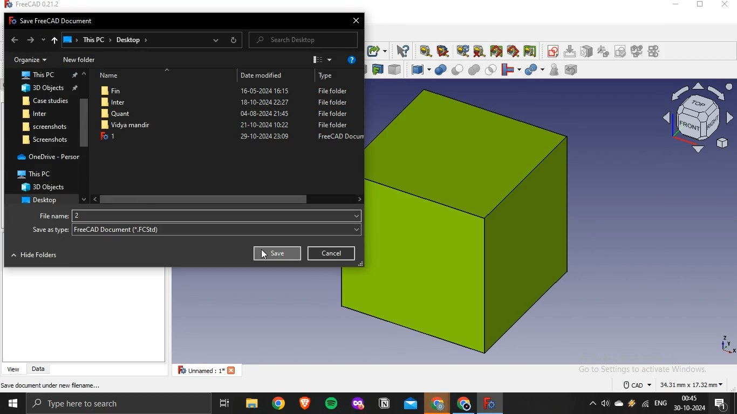 The width and height of the screenshot is (737, 414). Describe the element at coordinates (263, 257) in the screenshot. I see `cursor` at that location.